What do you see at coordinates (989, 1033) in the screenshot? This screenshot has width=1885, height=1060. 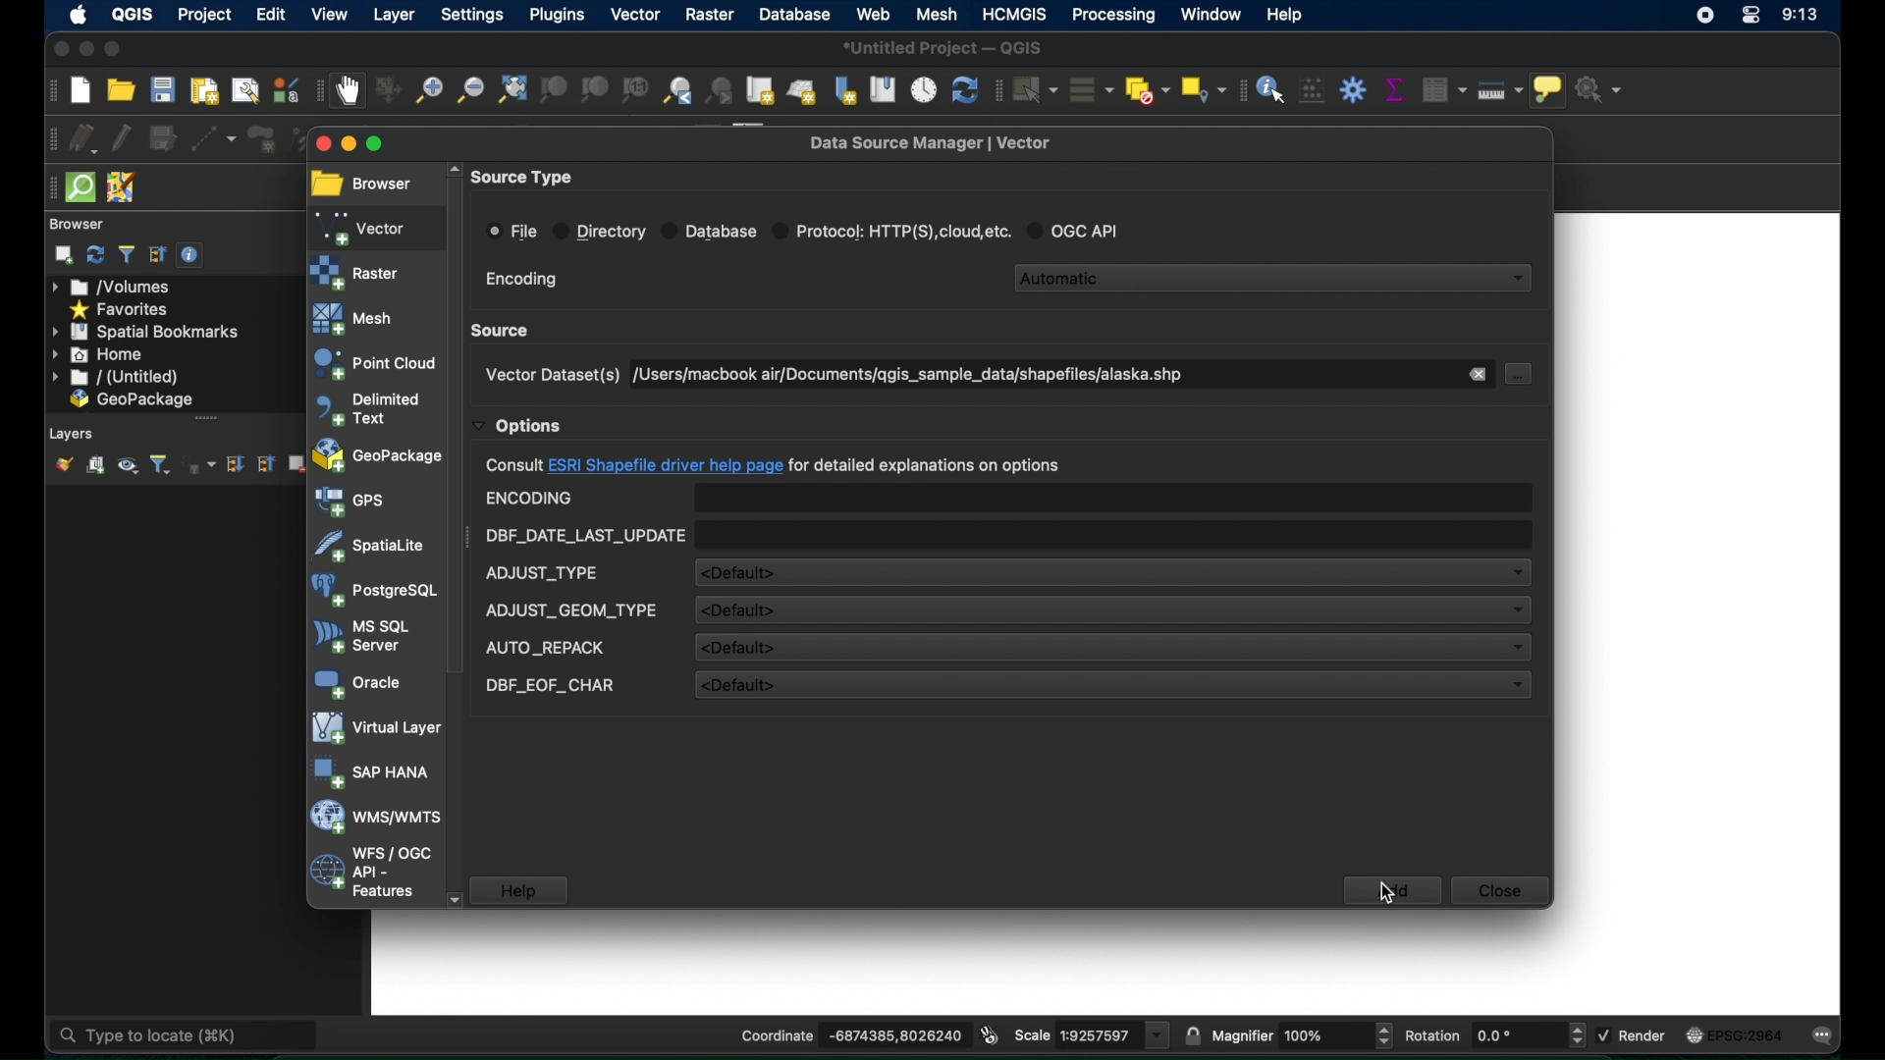 I see `toggle extents and mouse display position` at bounding box center [989, 1033].